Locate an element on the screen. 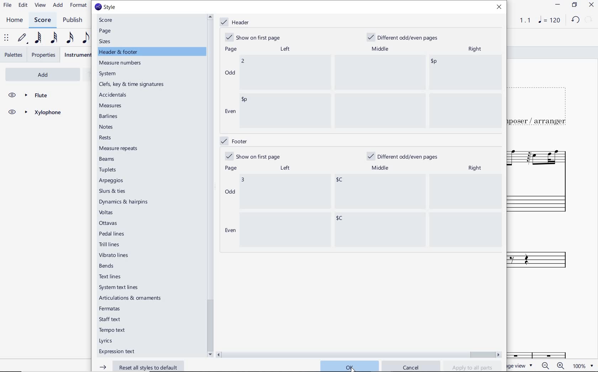  dynamics & hairpins is located at coordinates (125, 202).